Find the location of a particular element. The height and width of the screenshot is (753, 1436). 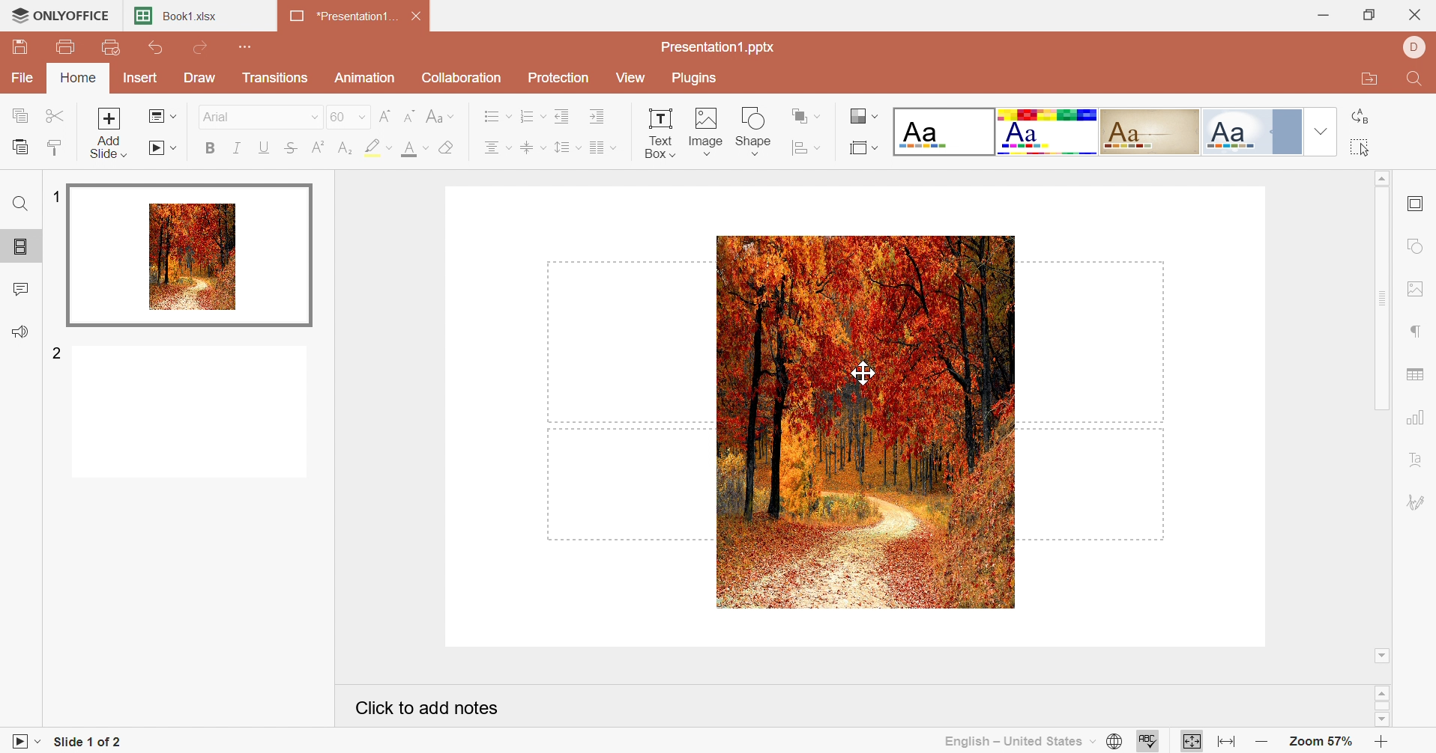

Start slideshow is located at coordinates (165, 148).